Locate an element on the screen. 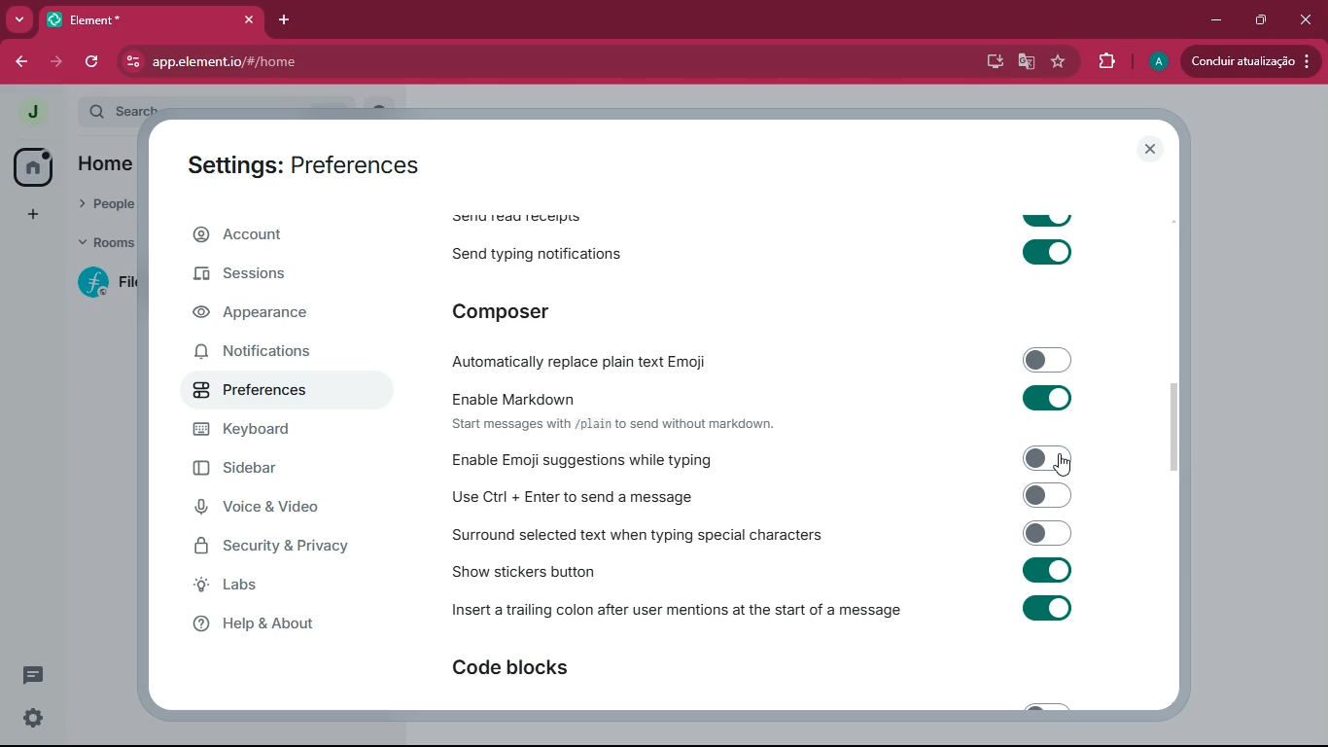 The width and height of the screenshot is (1328, 747). preferences is located at coordinates (266, 394).